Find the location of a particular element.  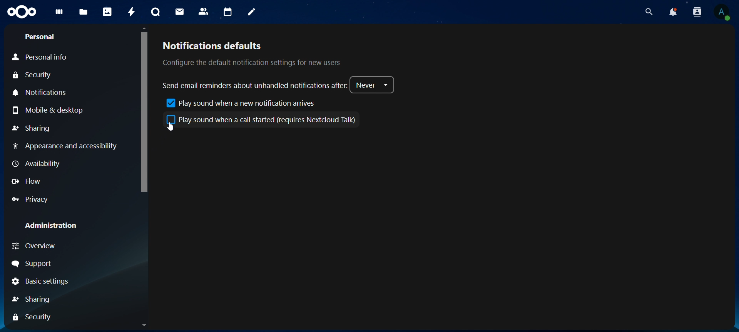

contacts is located at coordinates (204, 12).